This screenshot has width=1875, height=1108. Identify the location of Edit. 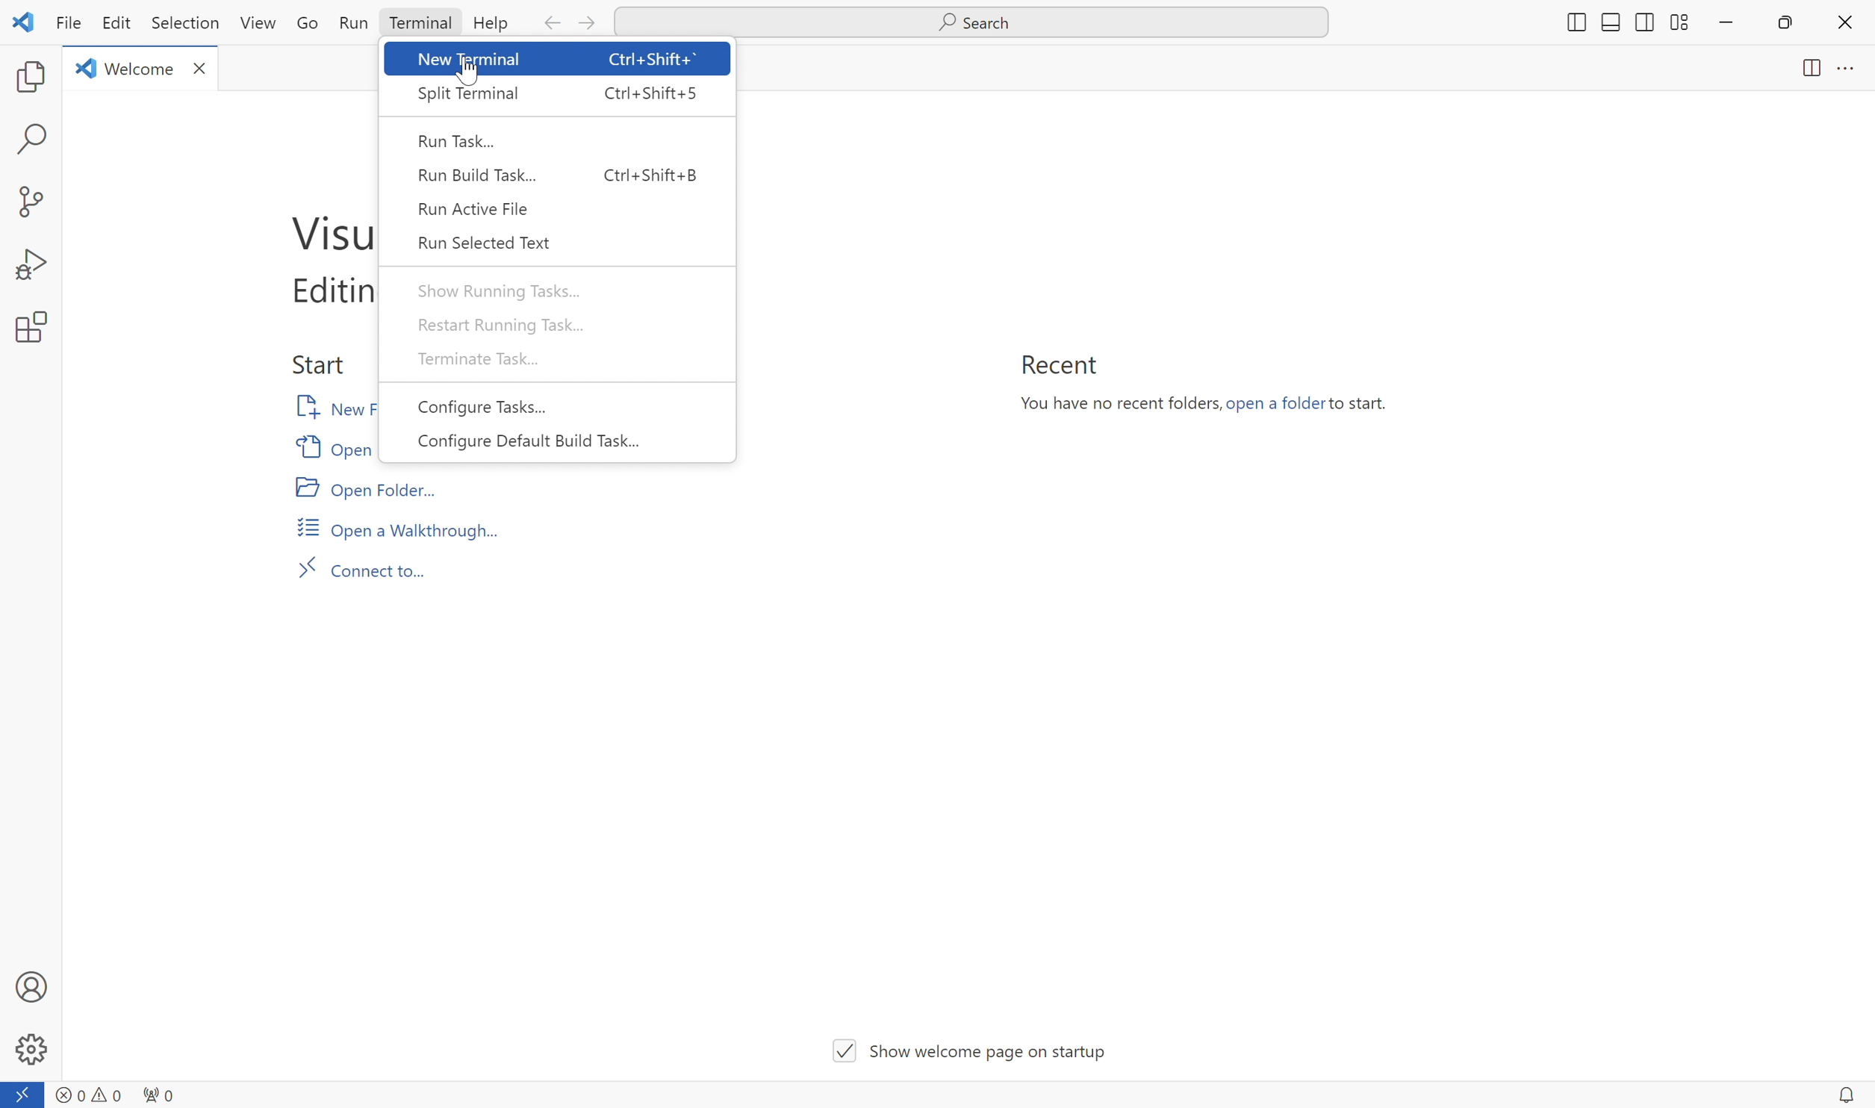
(115, 23).